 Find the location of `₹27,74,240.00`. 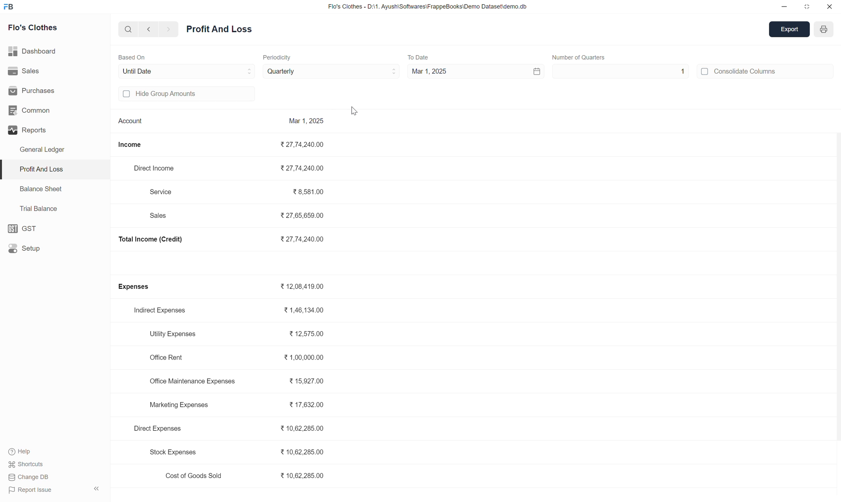

₹27,74,240.00 is located at coordinates (302, 240).